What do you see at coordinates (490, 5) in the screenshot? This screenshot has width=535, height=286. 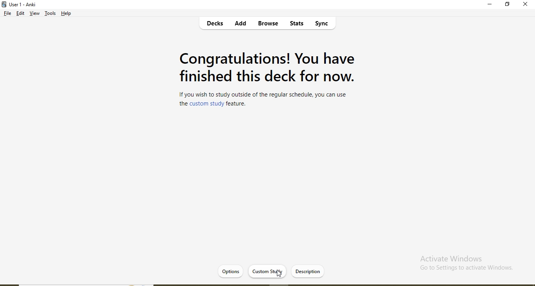 I see `minimise` at bounding box center [490, 5].